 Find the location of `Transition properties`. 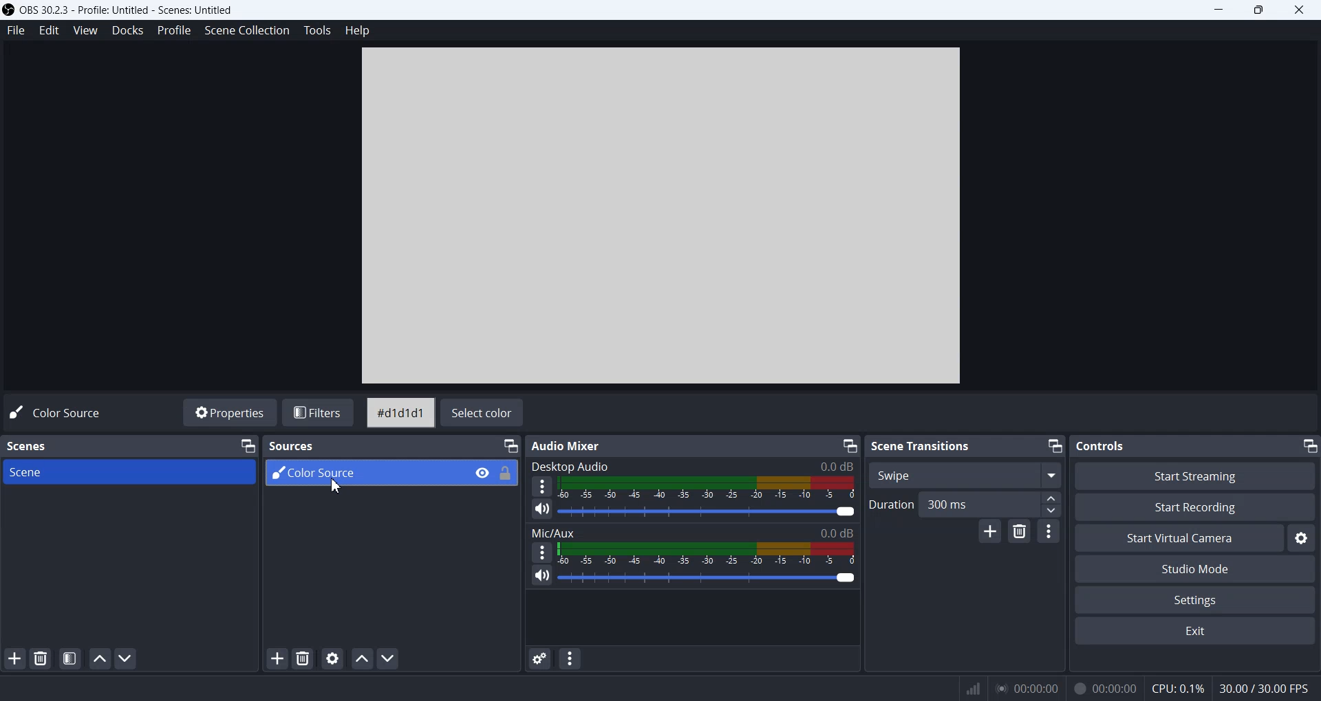

Transition properties is located at coordinates (1049, 531).